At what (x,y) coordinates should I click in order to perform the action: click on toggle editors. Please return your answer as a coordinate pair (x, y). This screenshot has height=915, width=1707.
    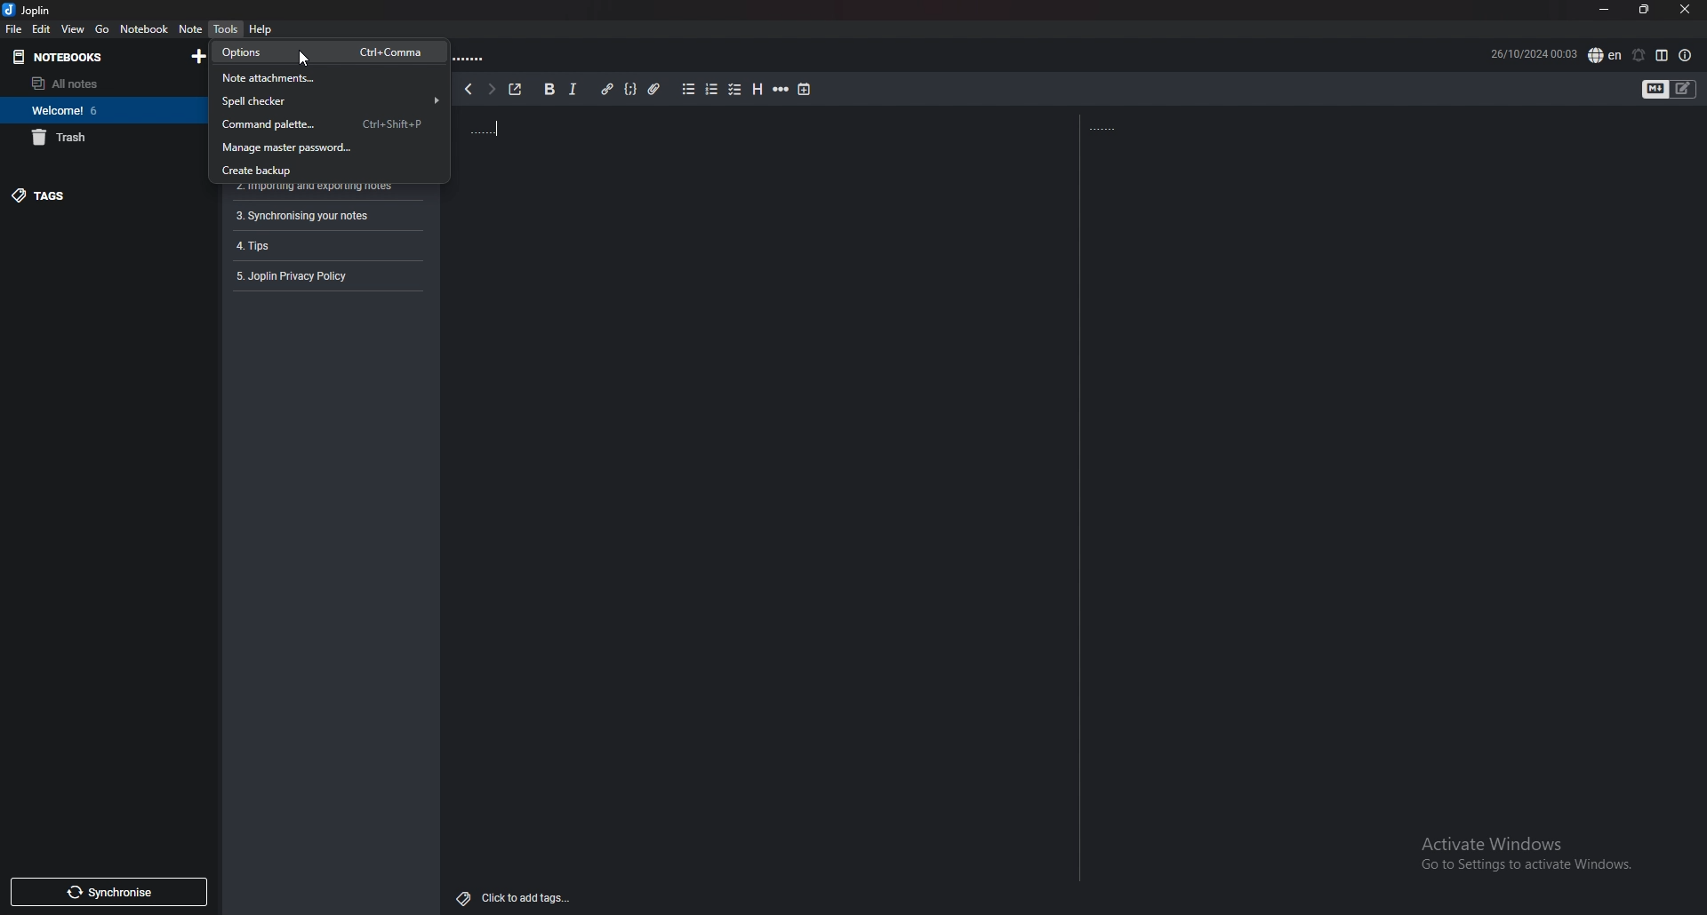
    Looking at the image, I should click on (1655, 89).